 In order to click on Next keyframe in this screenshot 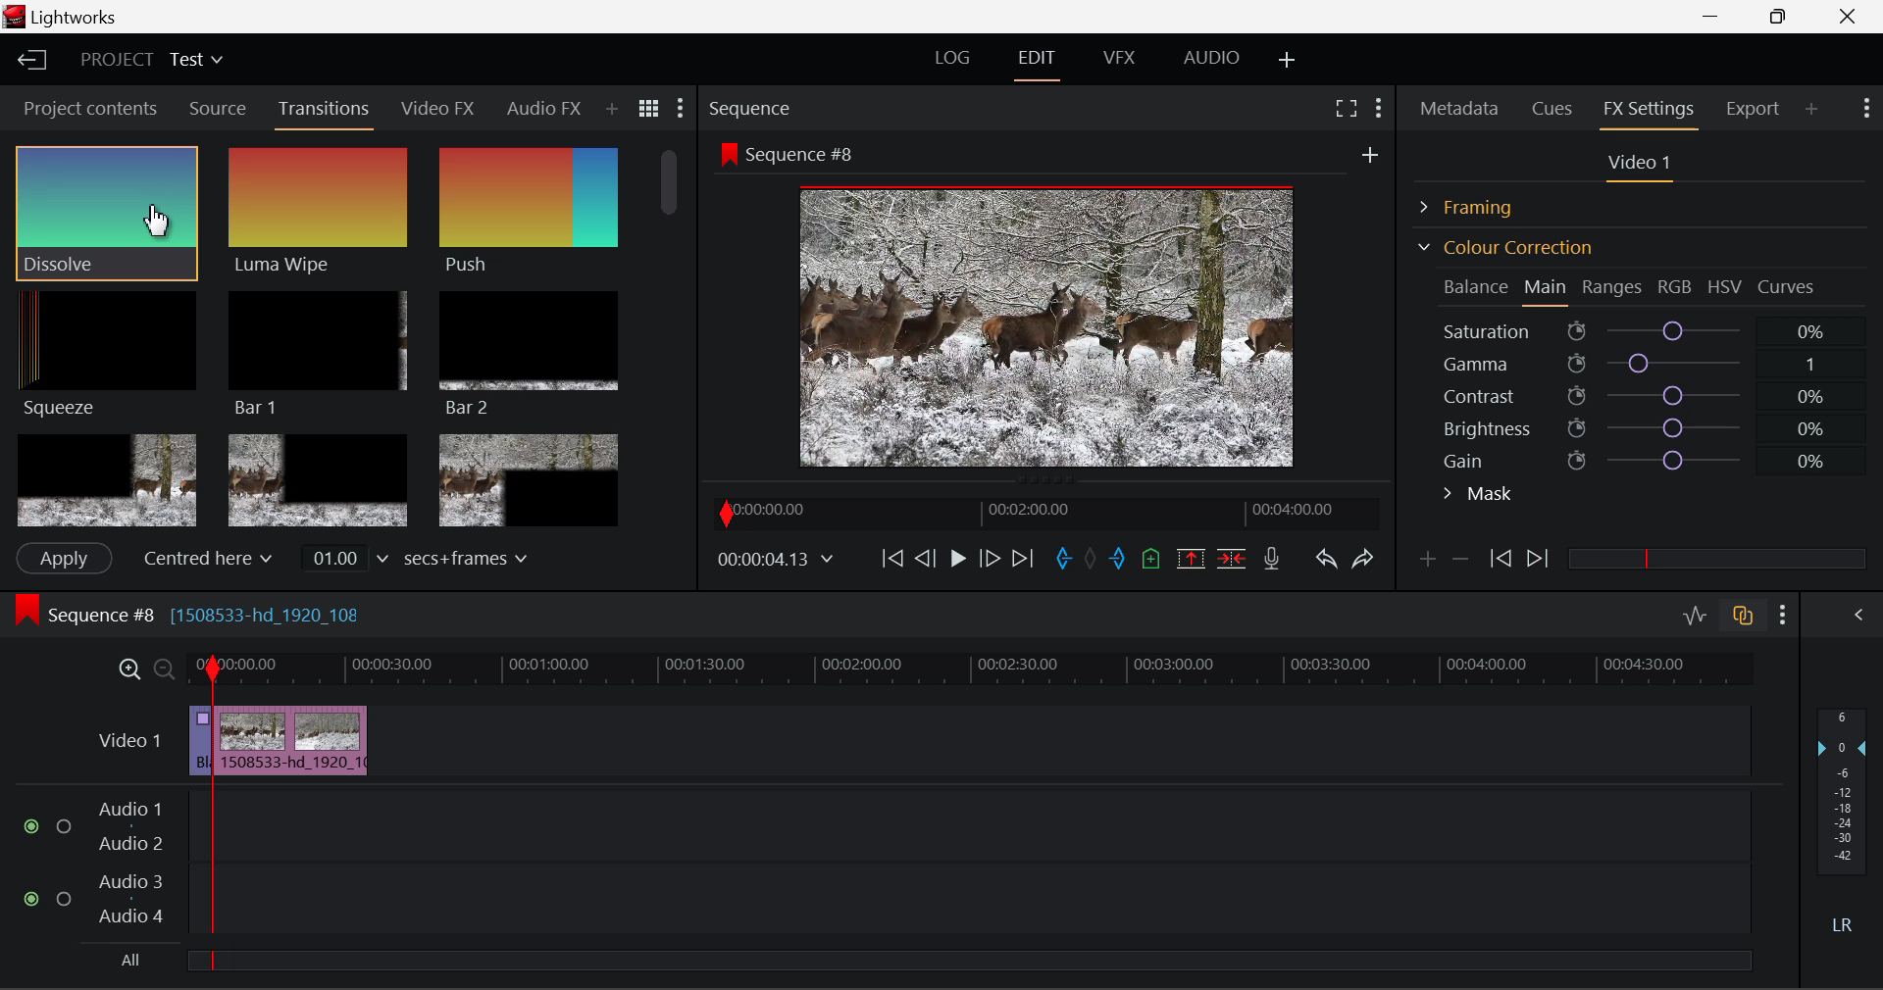, I will do `click(1540, 560)`.